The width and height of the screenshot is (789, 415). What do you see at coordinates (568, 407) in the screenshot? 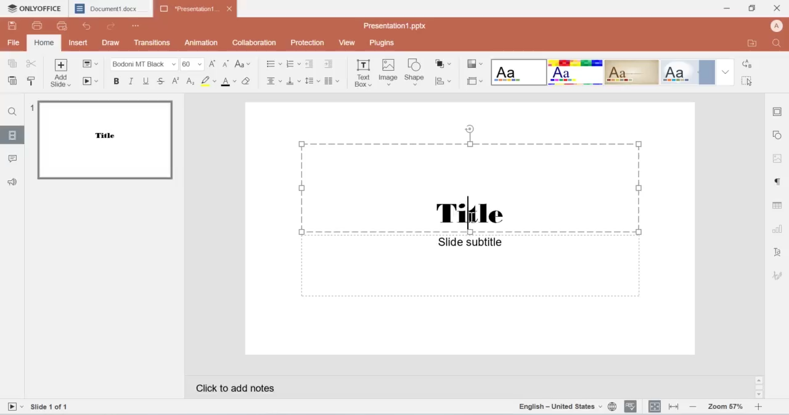
I see `language` at bounding box center [568, 407].